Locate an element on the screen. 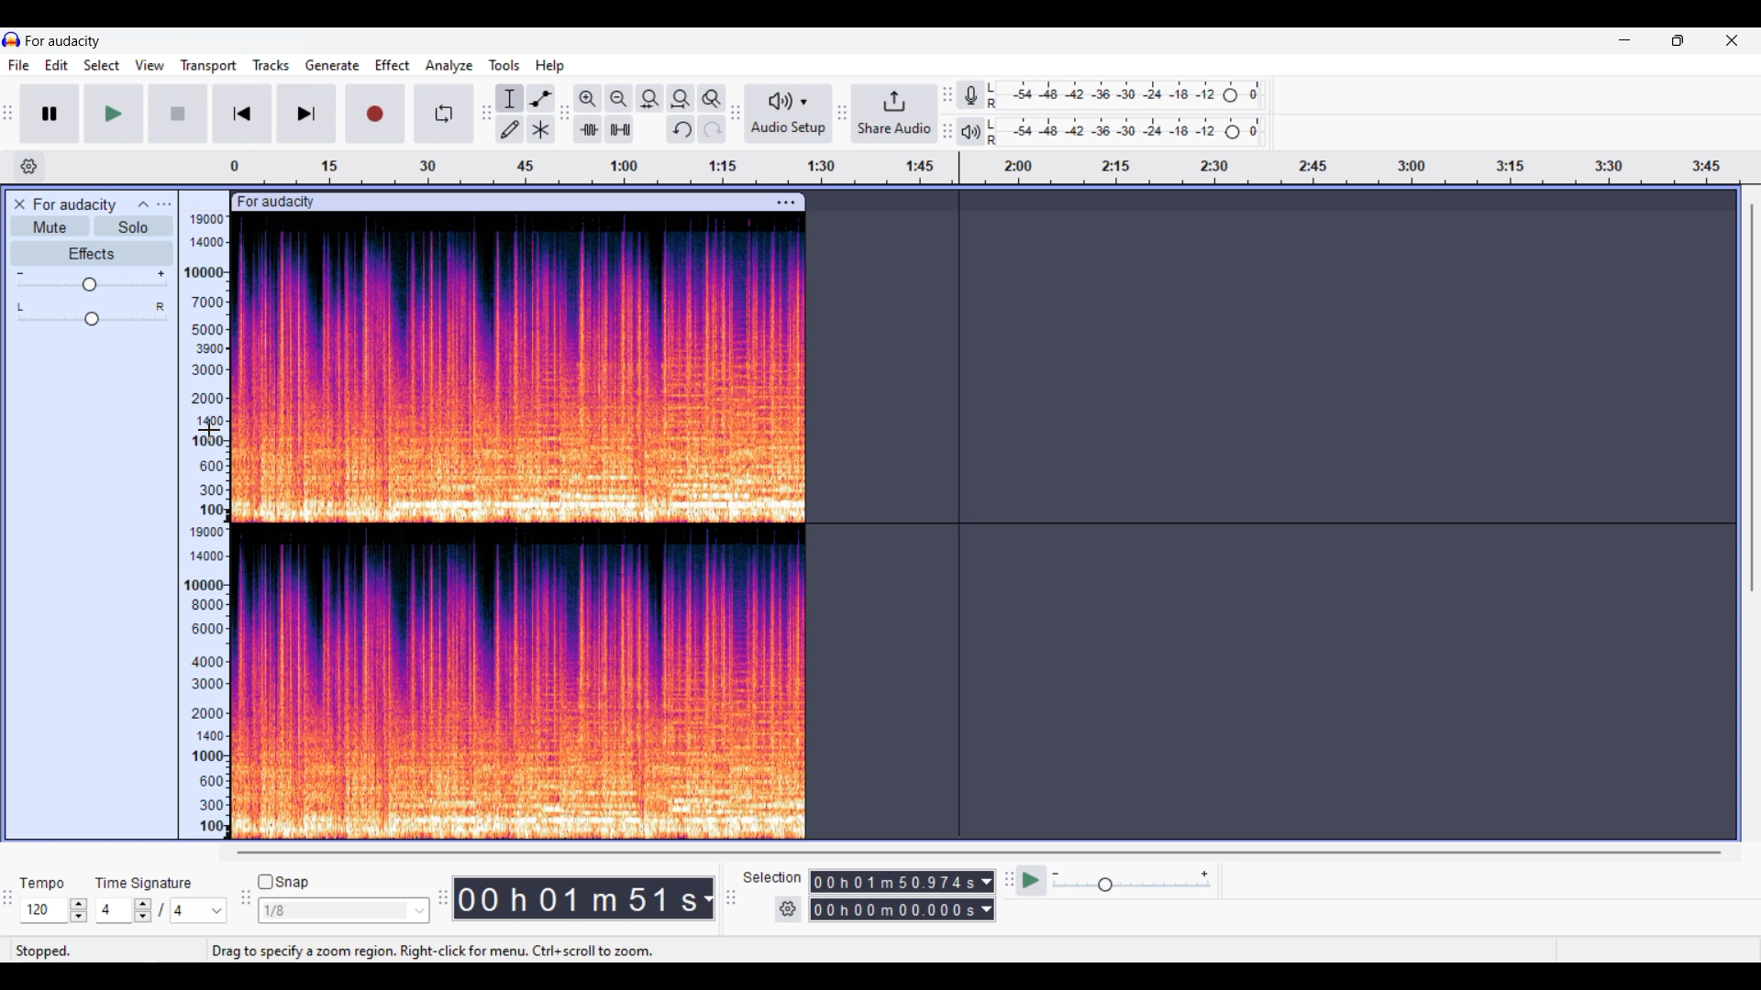 The height and width of the screenshot is (990, 1761). for audacity is located at coordinates (76, 204).